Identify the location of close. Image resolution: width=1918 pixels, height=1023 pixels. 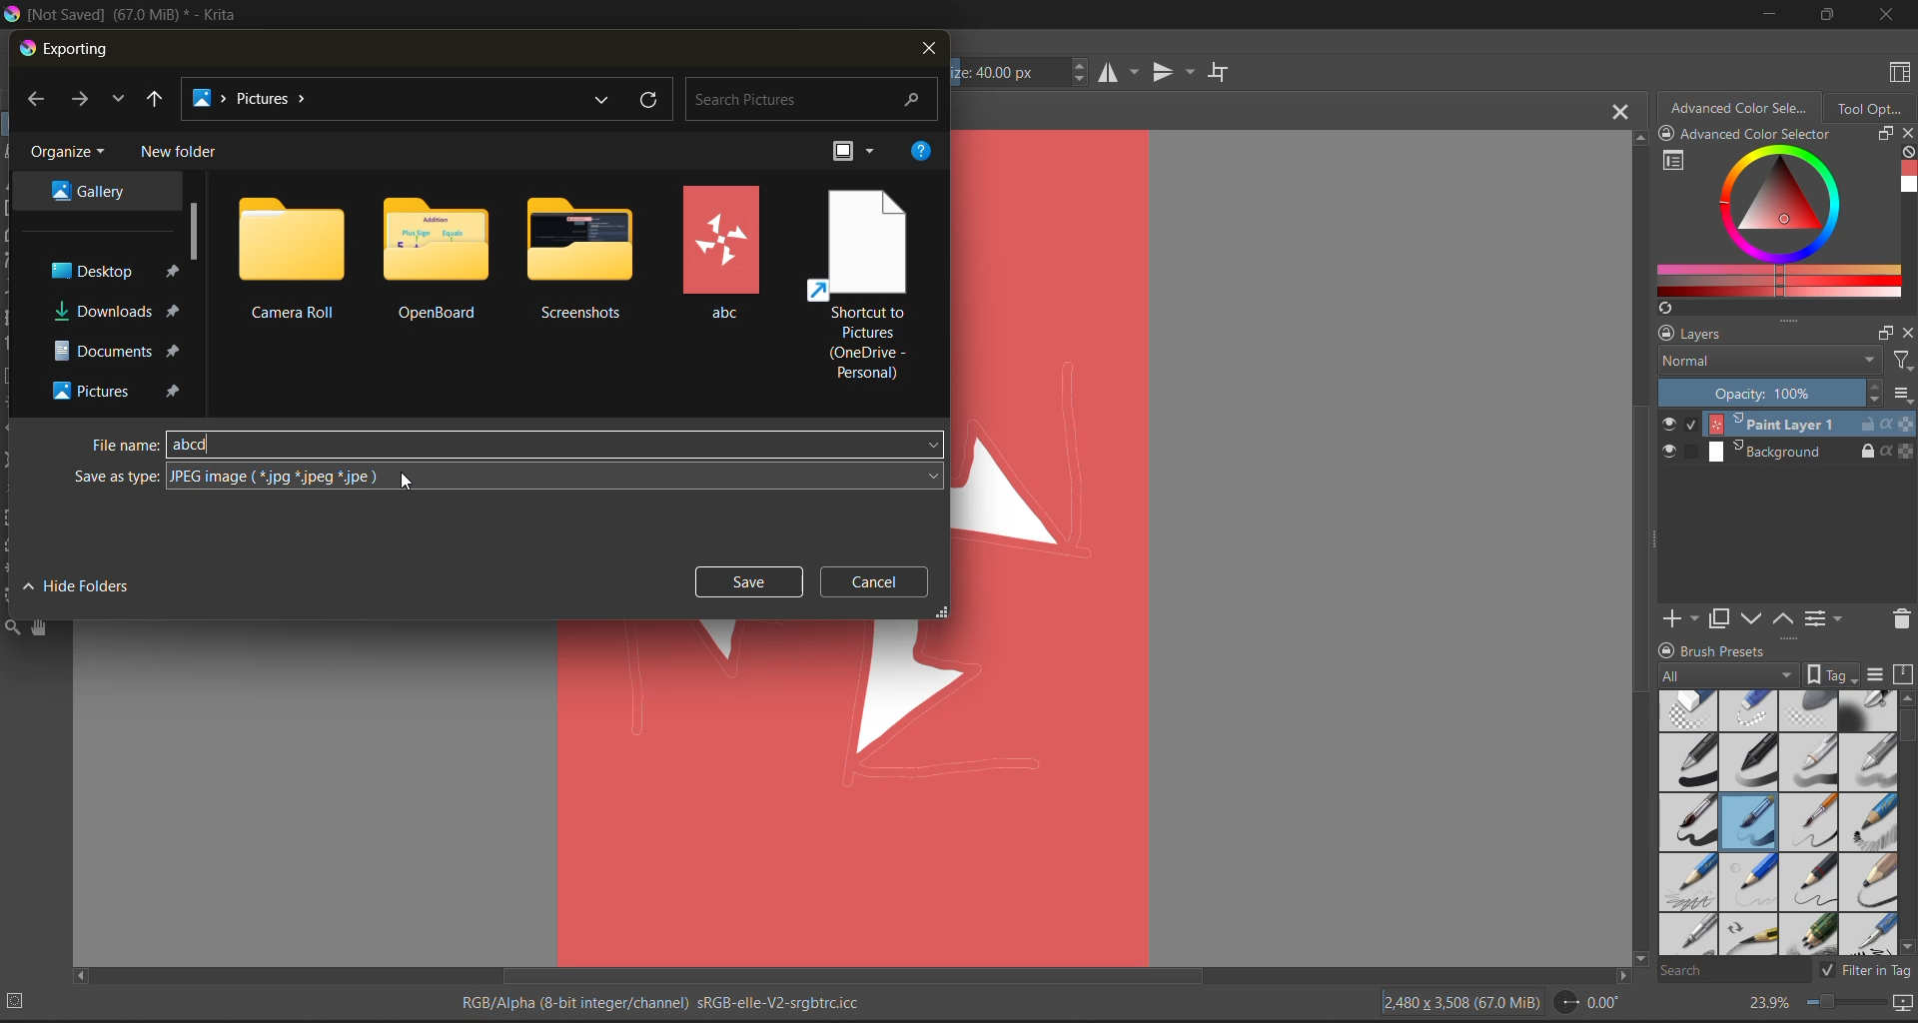
(1906, 134).